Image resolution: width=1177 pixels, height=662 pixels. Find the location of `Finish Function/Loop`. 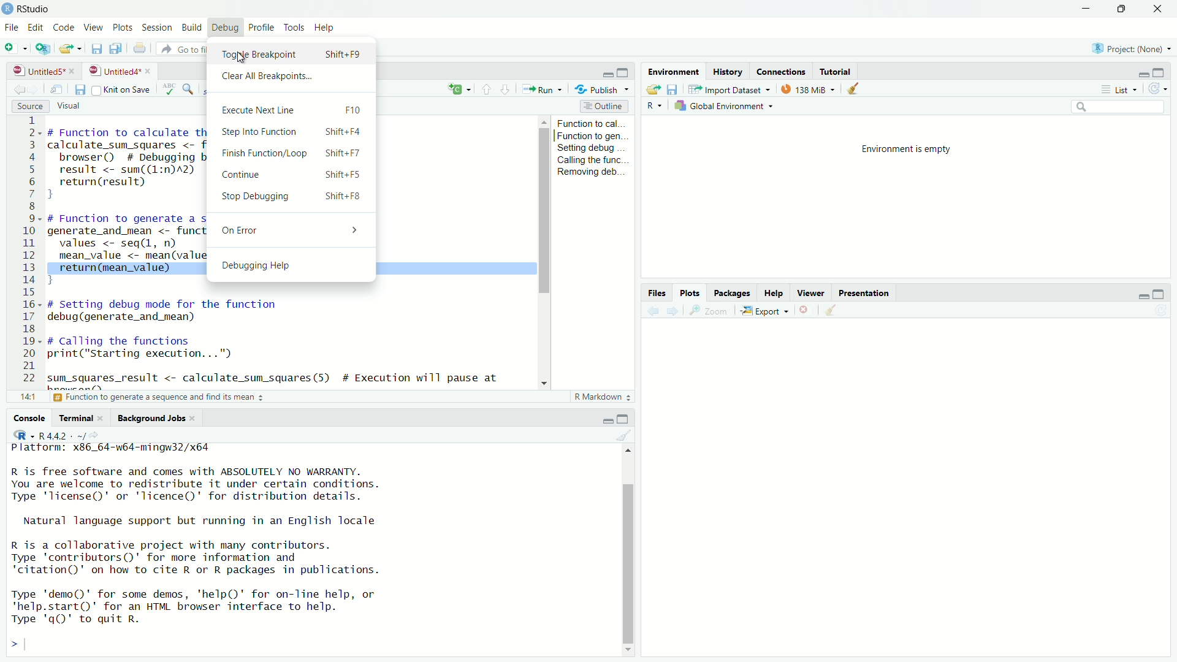

Finish Function/Loop is located at coordinates (293, 154).